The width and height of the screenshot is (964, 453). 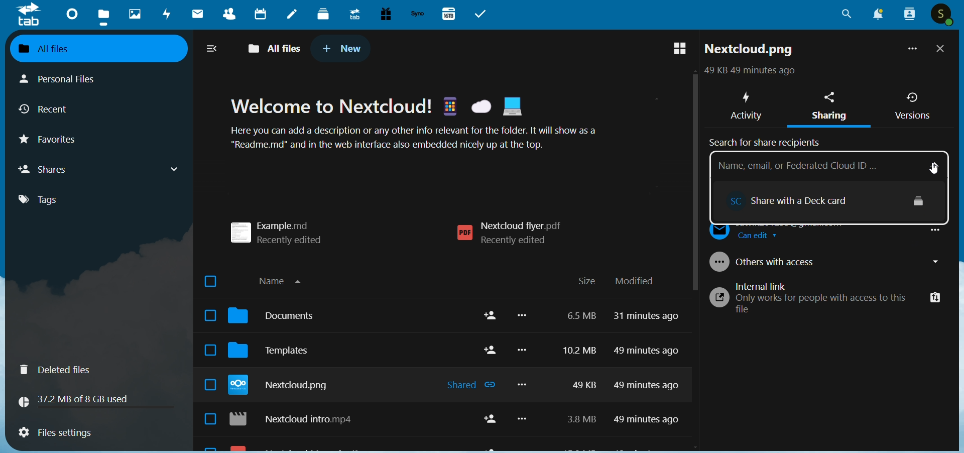 I want to click on share, so click(x=490, y=422).